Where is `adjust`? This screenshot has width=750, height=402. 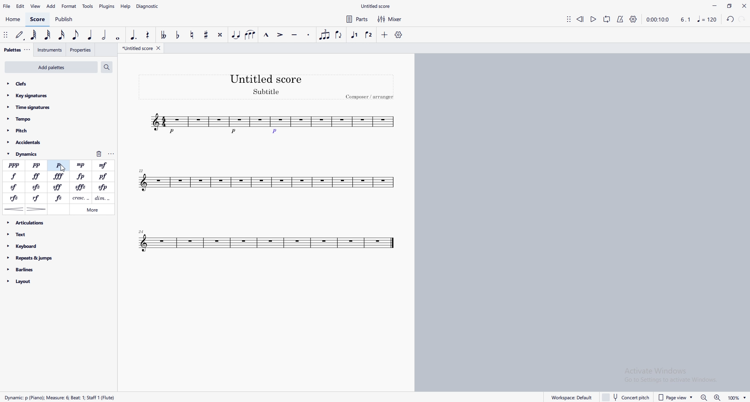
adjust is located at coordinates (7, 35).